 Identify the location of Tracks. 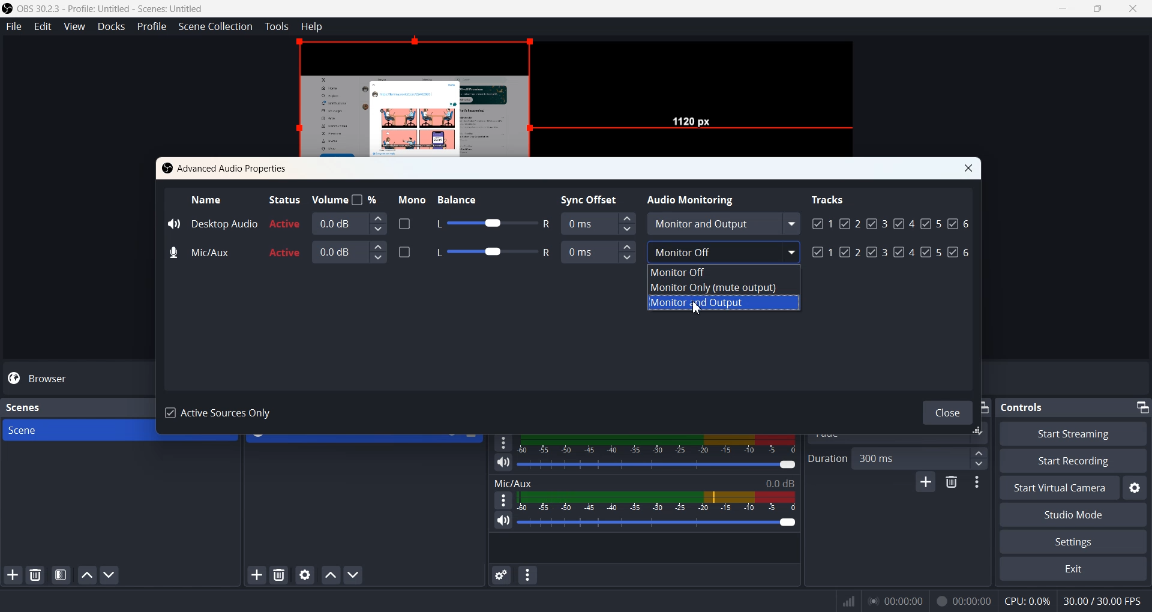
(829, 199).